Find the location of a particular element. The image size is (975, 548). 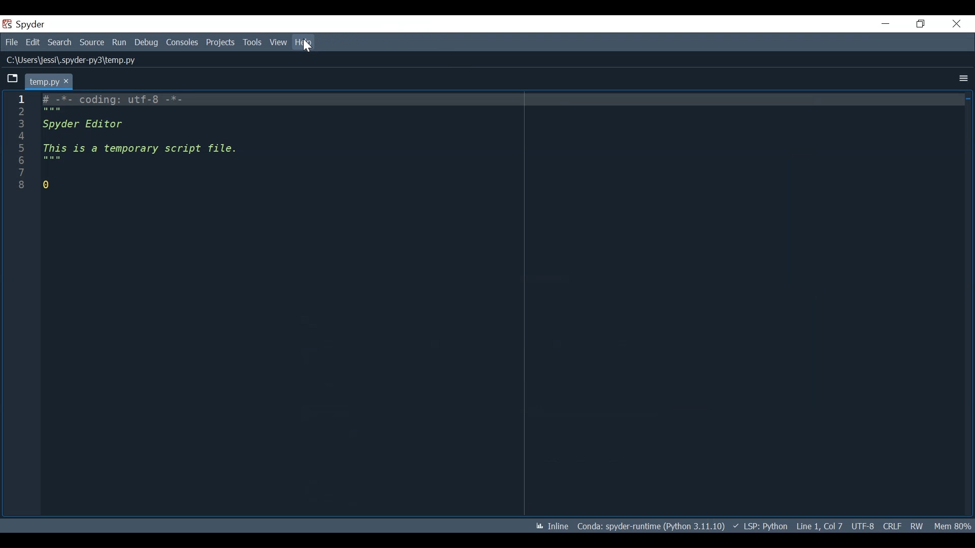

Restore is located at coordinates (921, 23).